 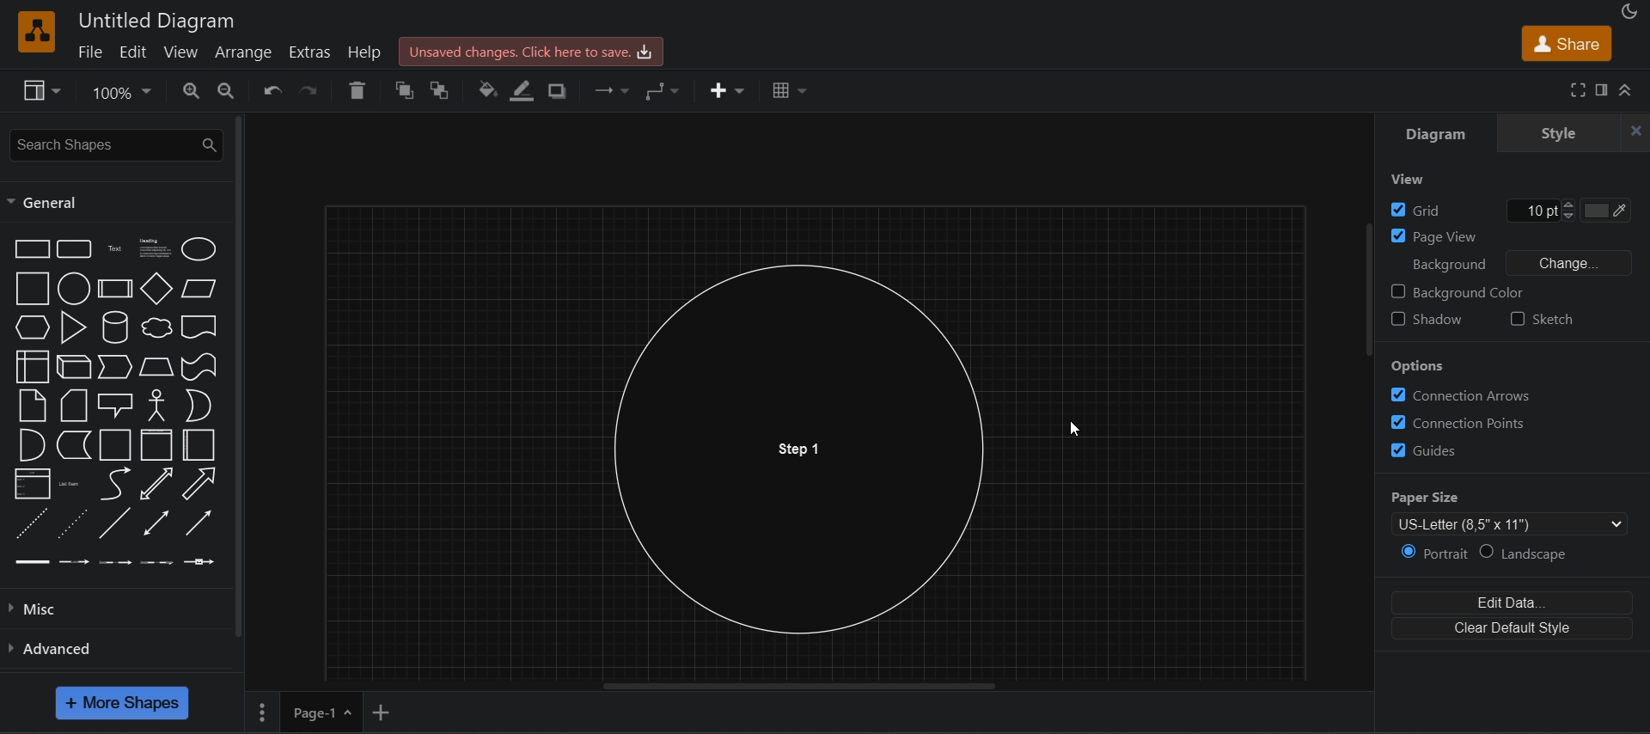 I want to click on bold, so click(x=404, y=90).